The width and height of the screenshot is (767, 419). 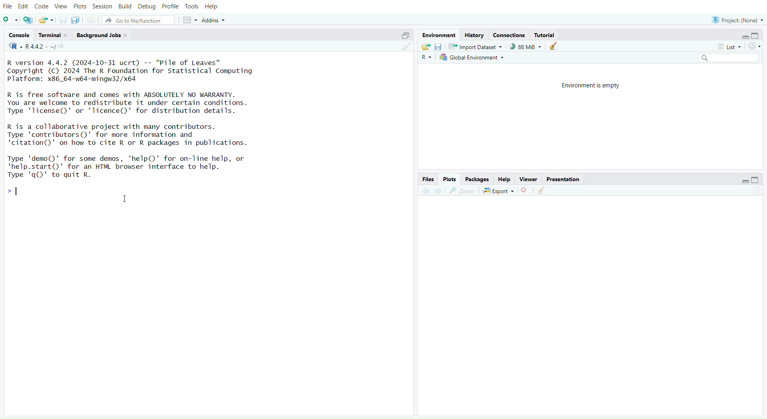 What do you see at coordinates (103, 6) in the screenshot?
I see `sessions` at bounding box center [103, 6].